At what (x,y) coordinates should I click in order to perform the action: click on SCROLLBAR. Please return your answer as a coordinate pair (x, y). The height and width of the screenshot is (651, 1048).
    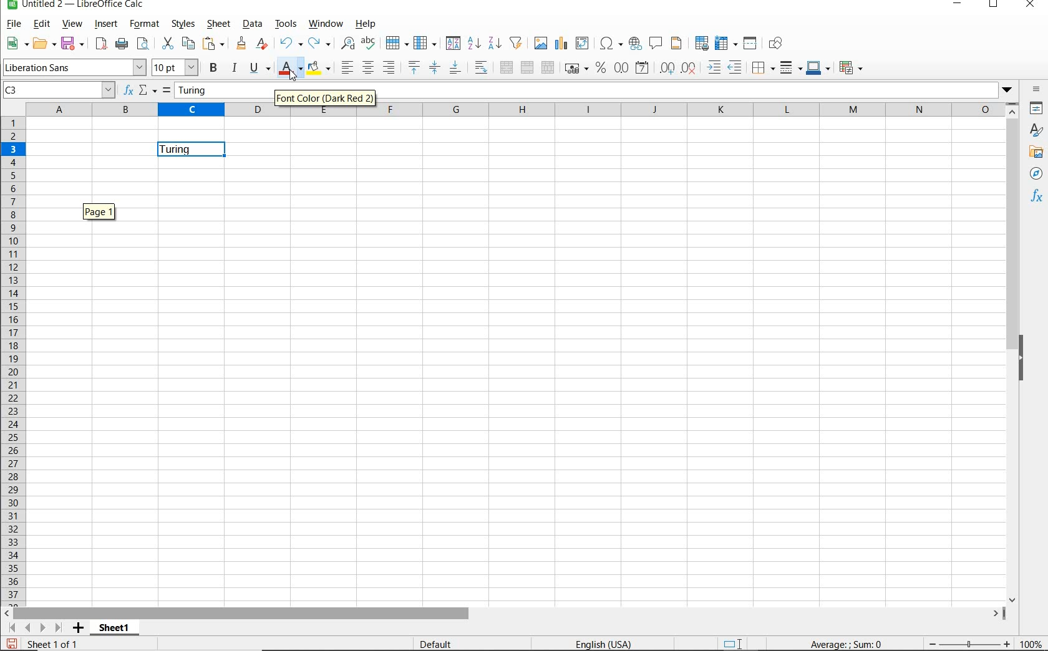
    Looking at the image, I should click on (1011, 354).